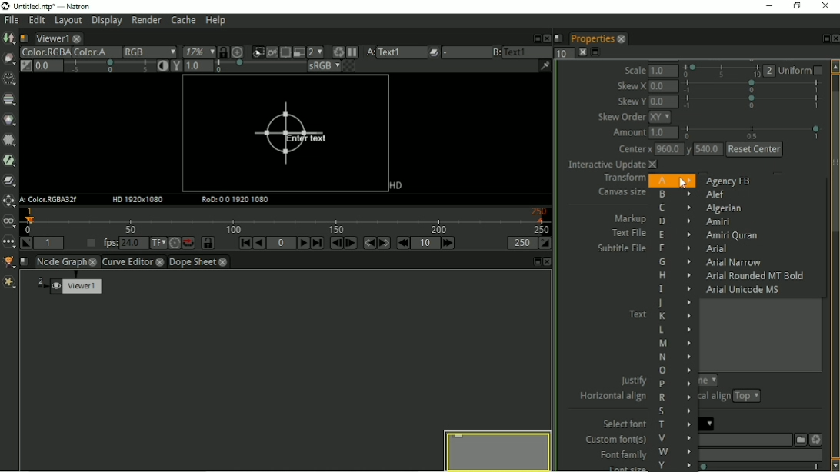 The height and width of the screenshot is (472, 840). Describe the element at coordinates (394, 186) in the screenshot. I see `HD` at that location.